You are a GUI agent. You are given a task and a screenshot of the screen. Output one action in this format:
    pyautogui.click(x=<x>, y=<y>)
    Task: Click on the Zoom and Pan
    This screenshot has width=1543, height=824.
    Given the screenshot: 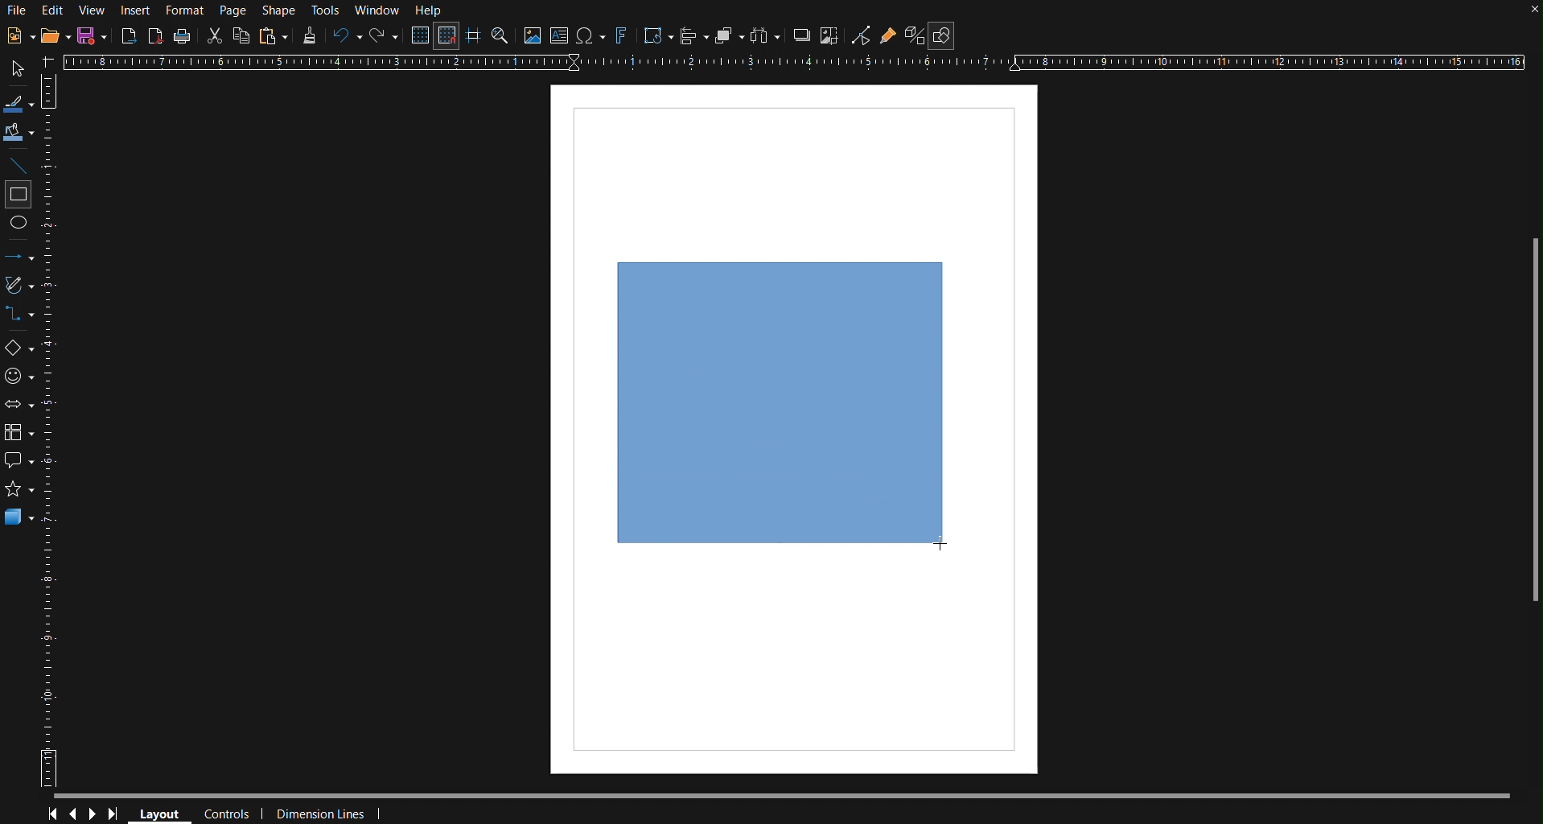 What is the action you would take?
    pyautogui.click(x=500, y=35)
    